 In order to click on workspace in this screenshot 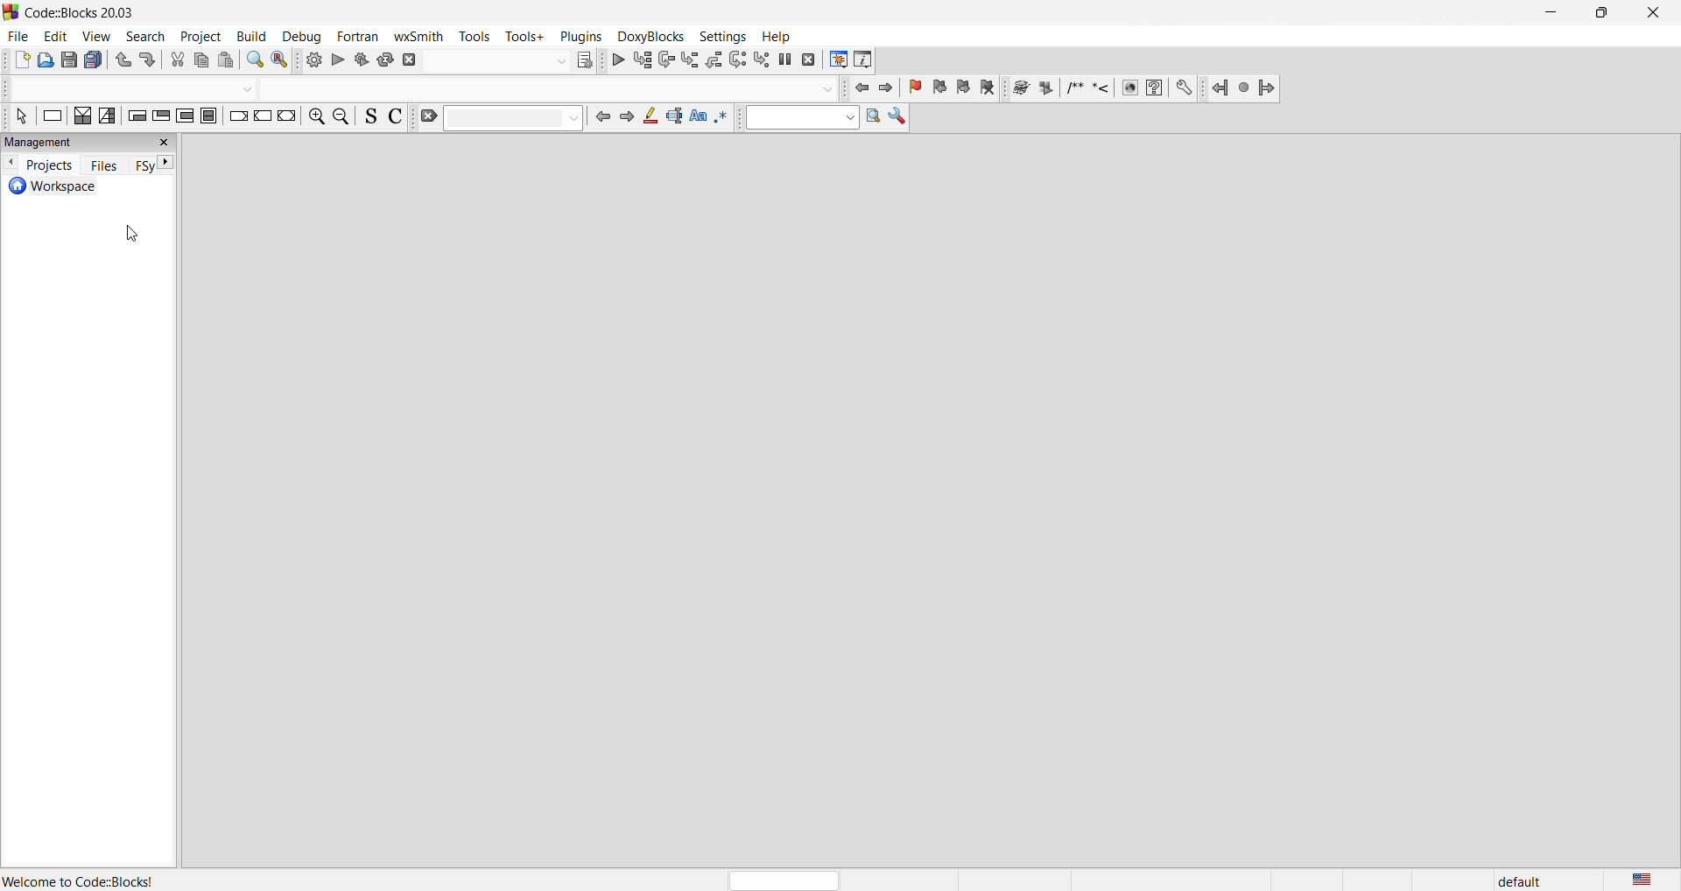, I will do `click(87, 187)`.